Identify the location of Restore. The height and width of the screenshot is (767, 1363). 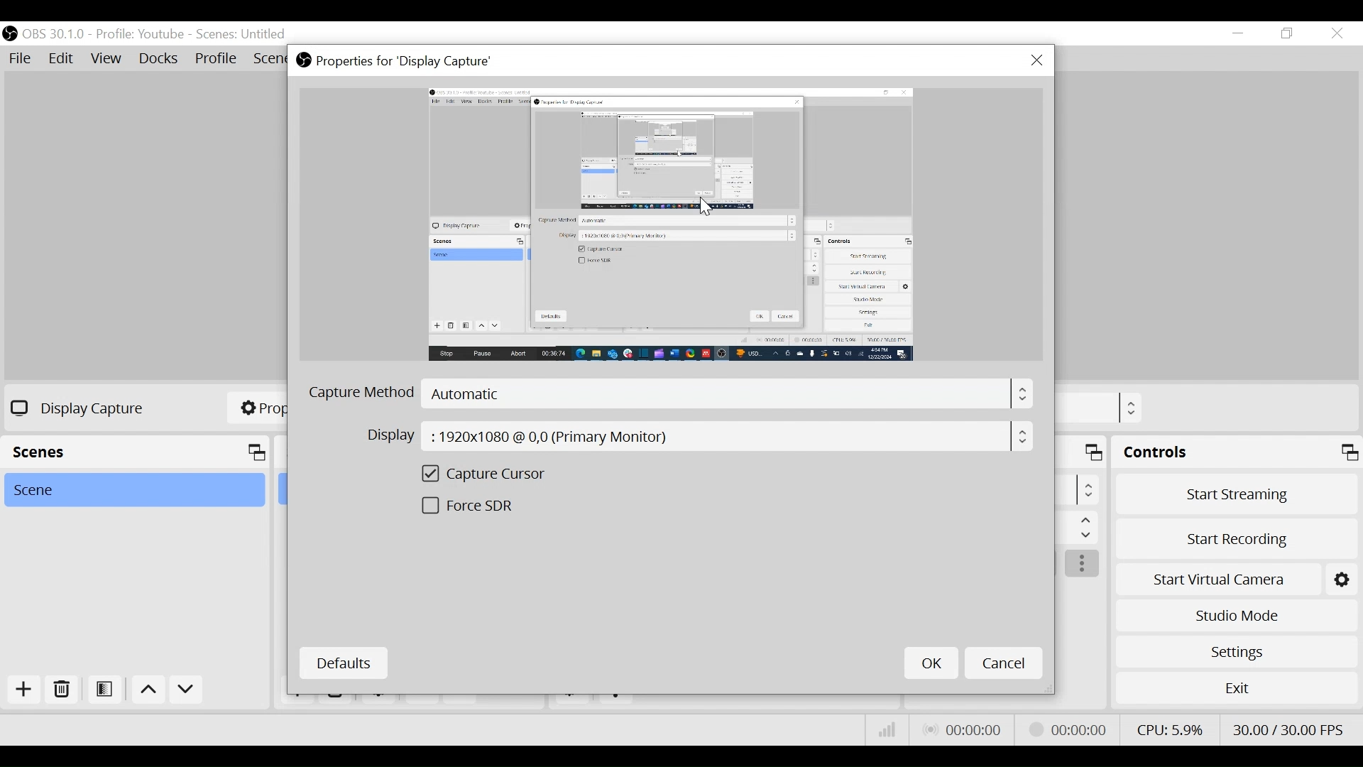
(1287, 34).